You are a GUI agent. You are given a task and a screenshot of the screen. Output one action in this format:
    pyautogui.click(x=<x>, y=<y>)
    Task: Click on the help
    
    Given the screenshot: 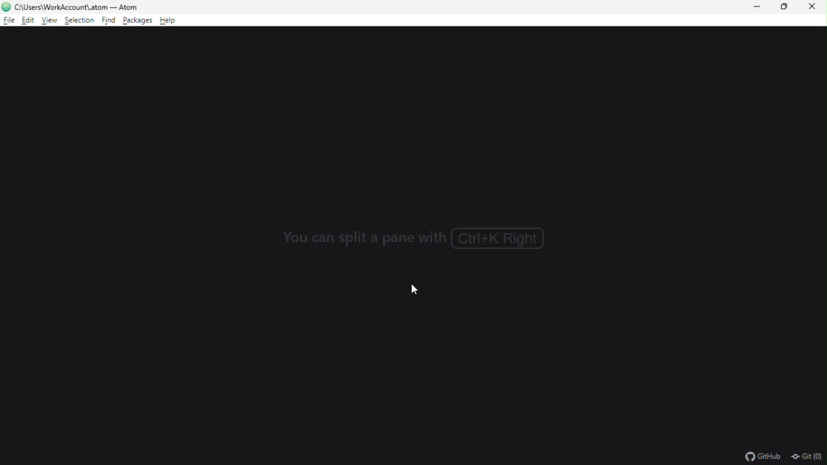 What is the action you would take?
    pyautogui.click(x=172, y=20)
    